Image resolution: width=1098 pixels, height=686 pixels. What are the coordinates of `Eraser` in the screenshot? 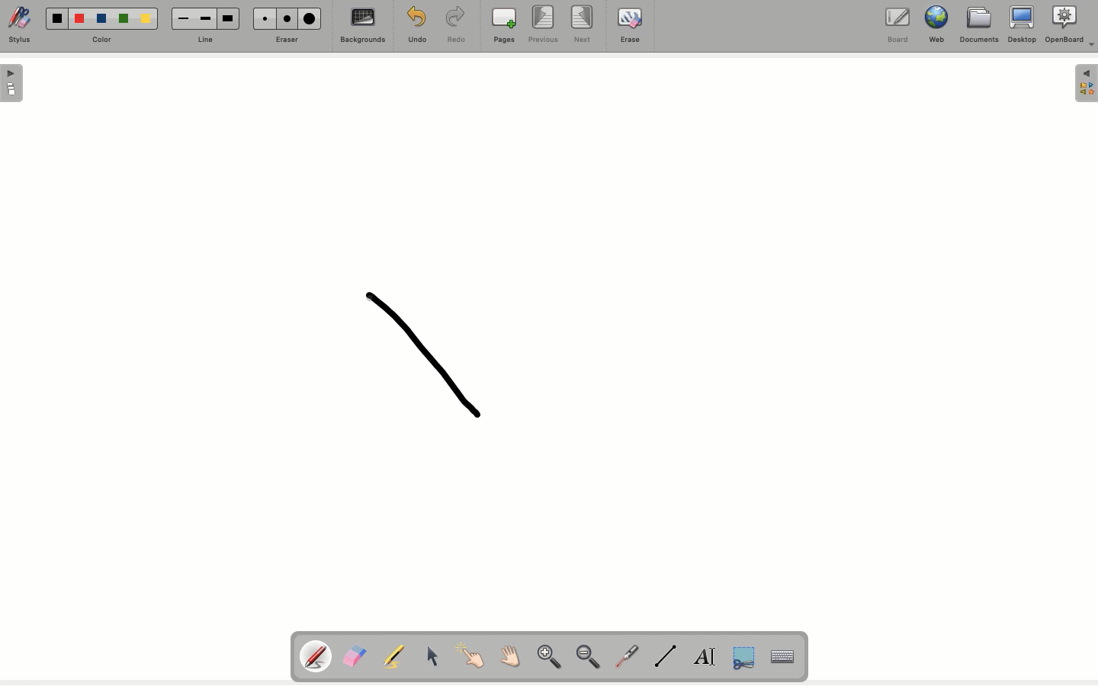 It's located at (357, 656).